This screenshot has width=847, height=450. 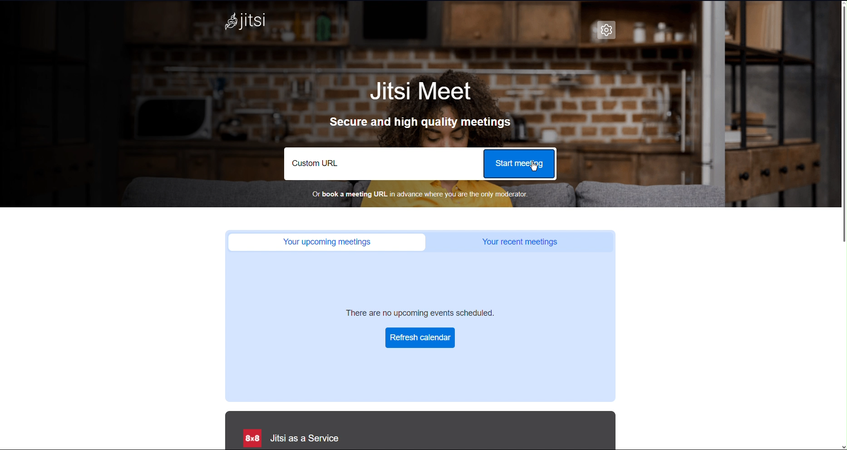 What do you see at coordinates (289, 438) in the screenshot?
I see `Jitsi as a Service` at bounding box center [289, 438].